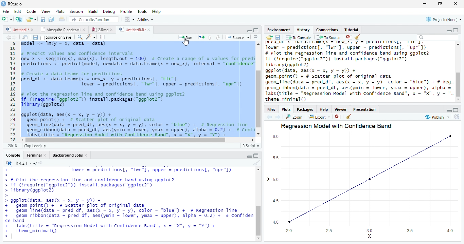 The image size is (464, 244). I want to click on Zoom, so click(294, 117).